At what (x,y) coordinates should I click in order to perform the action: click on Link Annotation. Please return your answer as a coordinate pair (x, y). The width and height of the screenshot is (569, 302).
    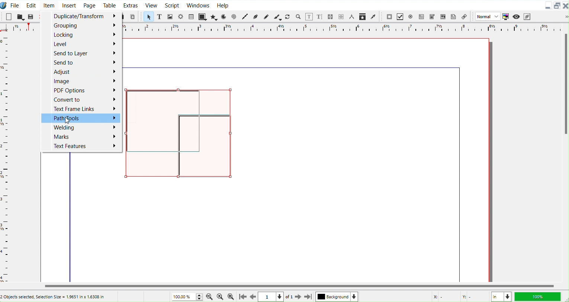
    Looking at the image, I should click on (464, 16).